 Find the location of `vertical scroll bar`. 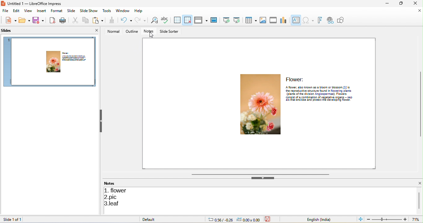

vertical scroll bar is located at coordinates (420, 104).